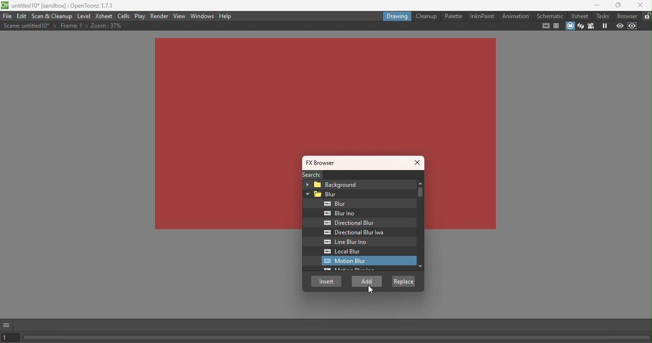 Image resolution: width=652 pixels, height=343 pixels. I want to click on Safe area, so click(546, 26).